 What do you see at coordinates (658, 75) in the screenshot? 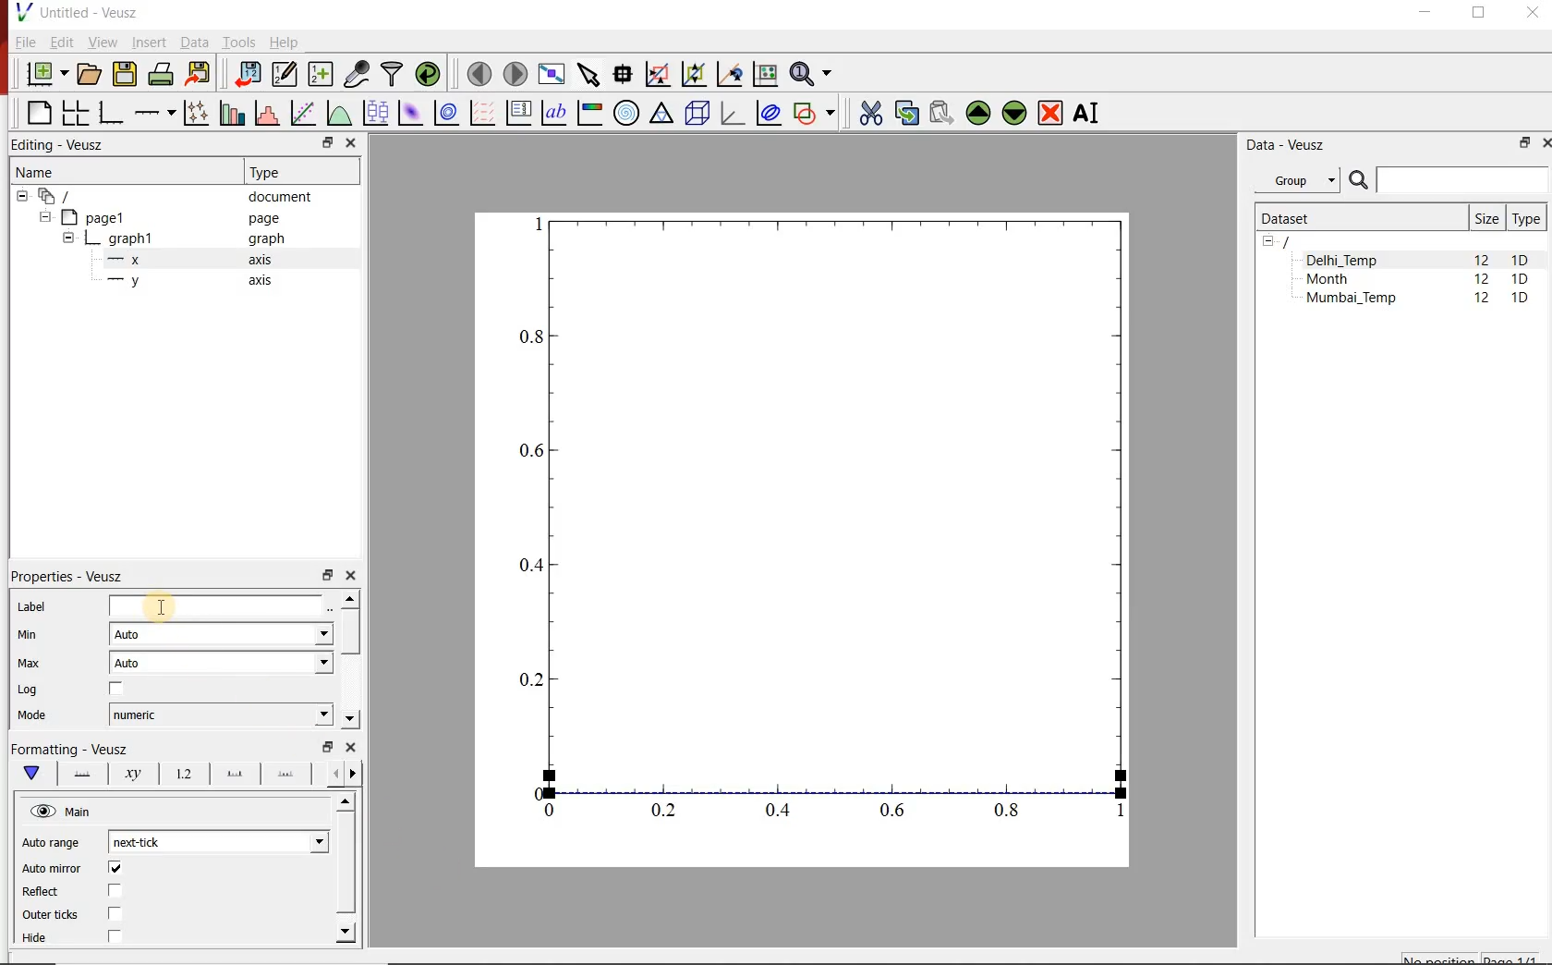
I see `click or draw a rectangle to zoom graph indexes` at bounding box center [658, 75].